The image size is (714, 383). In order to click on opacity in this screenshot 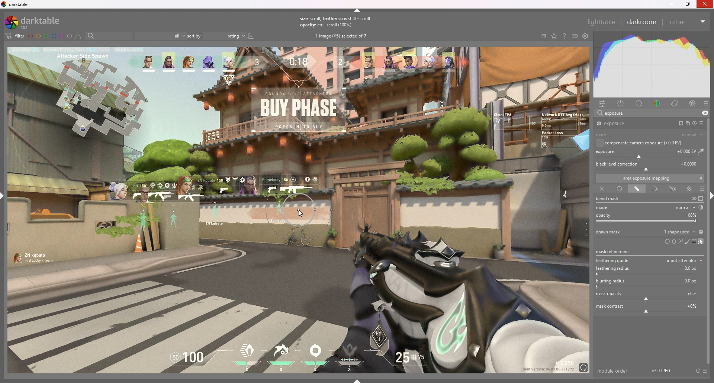, I will do `click(649, 218)`.